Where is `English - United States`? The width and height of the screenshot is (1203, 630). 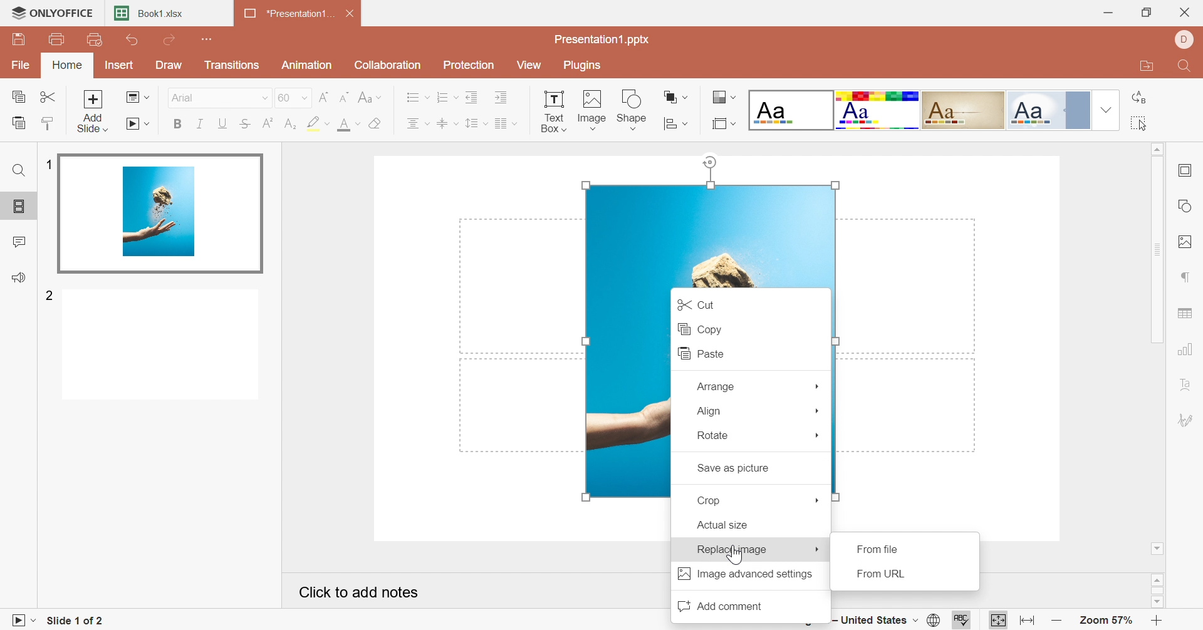
English - United States is located at coordinates (874, 622).